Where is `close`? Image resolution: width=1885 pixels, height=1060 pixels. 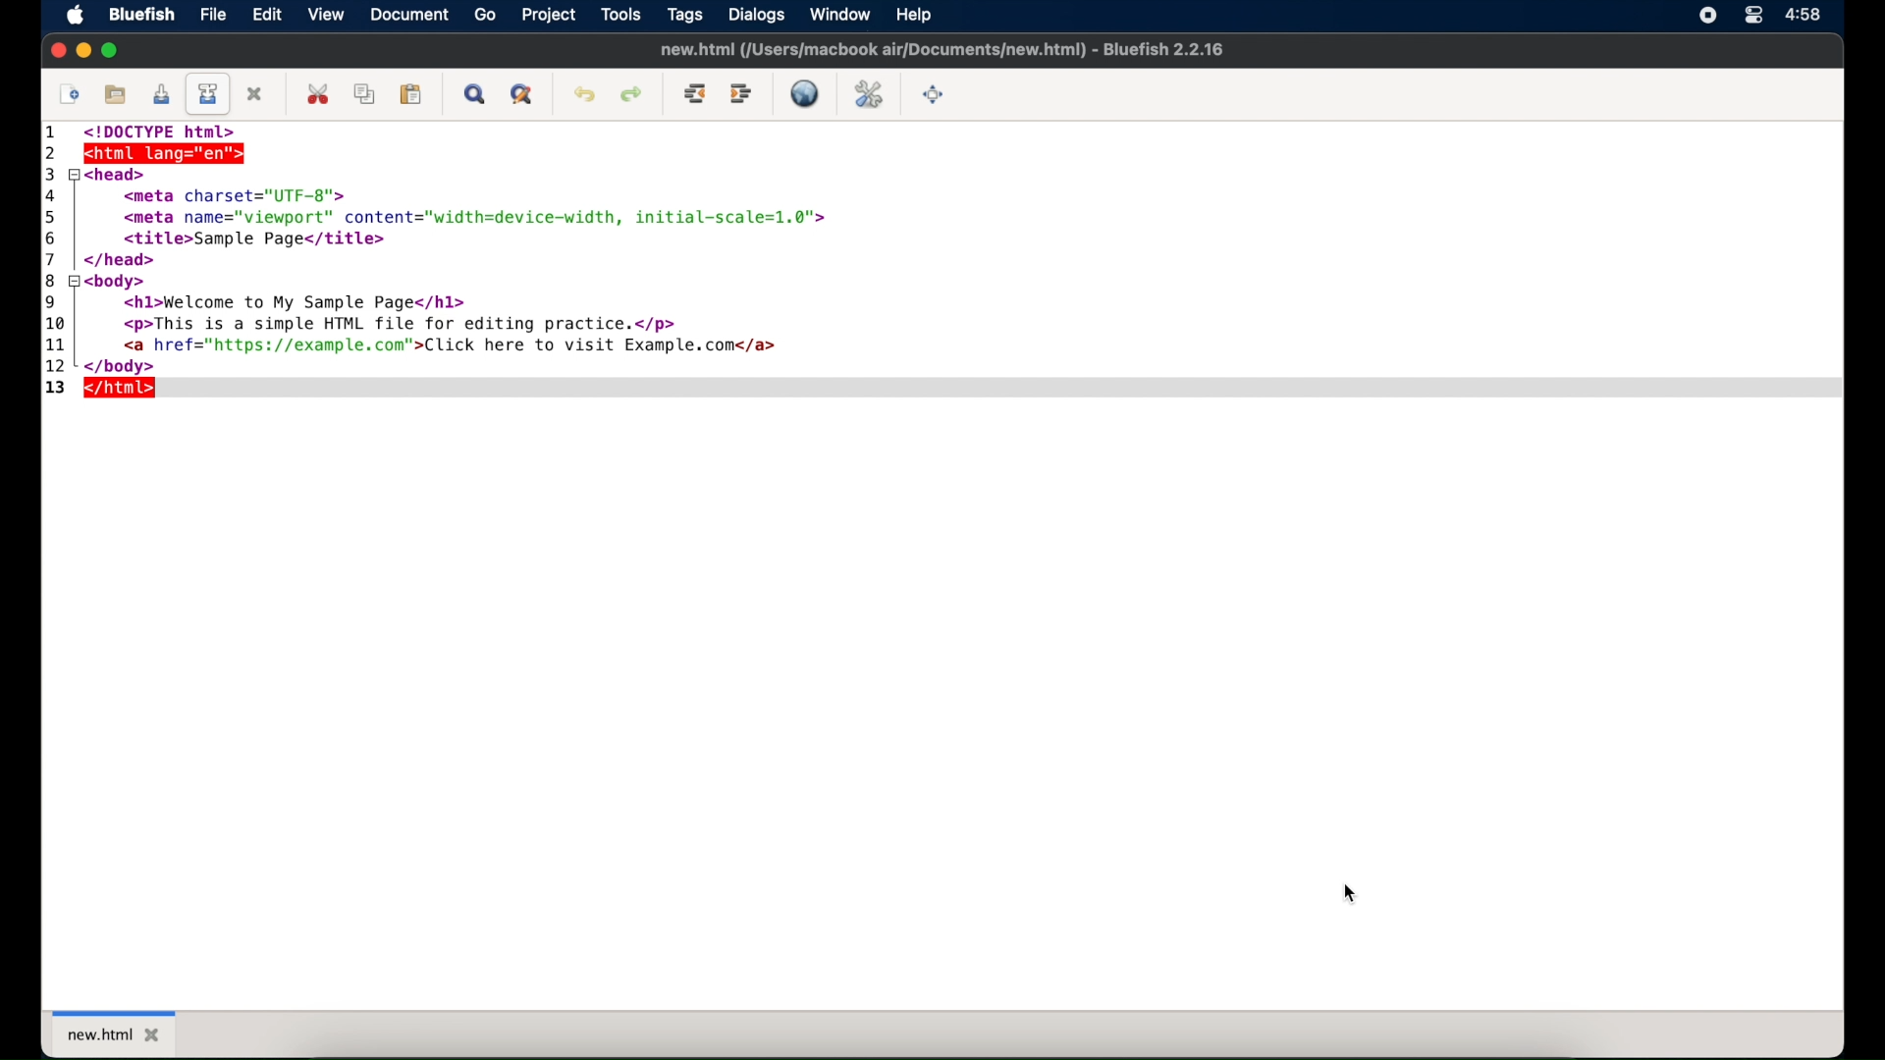
close is located at coordinates (57, 51).